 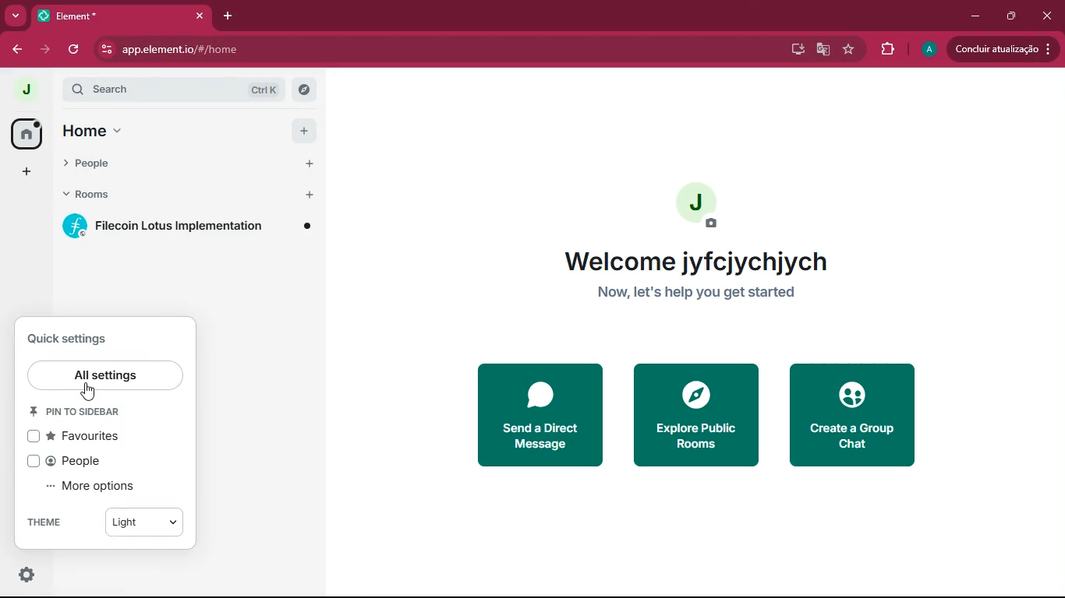 What do you see at coordinates (29, 577) in the screenshot?
I see `Settings` at bounding box center [29, 577].